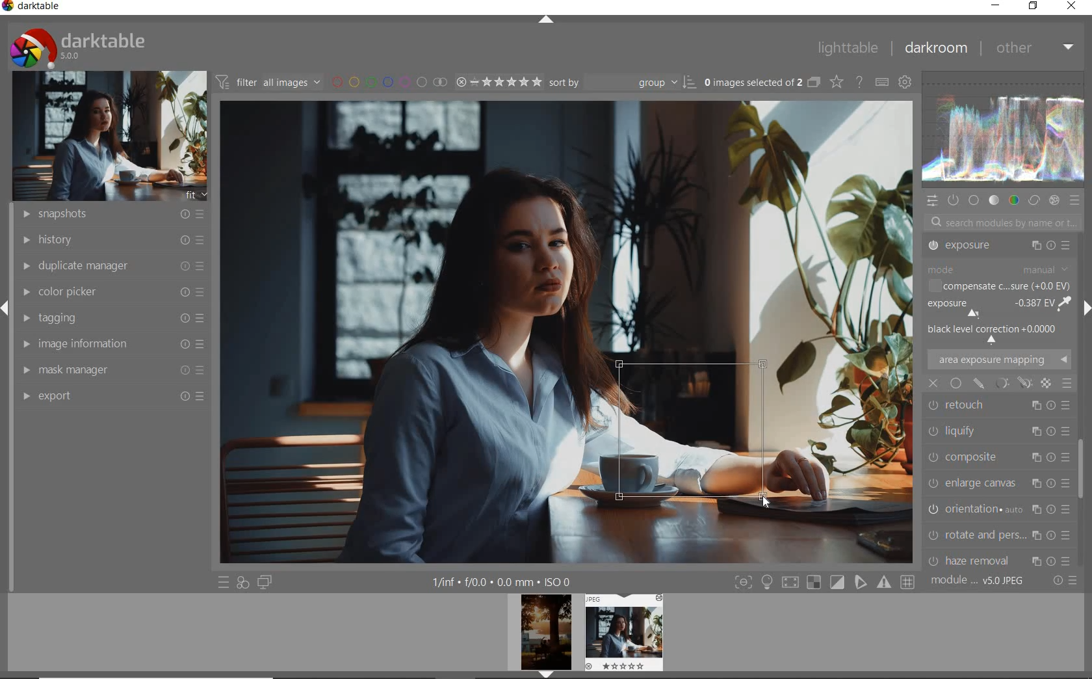 The image size is (1092, 679). What do you see at coordinates (1076, 201) in the screenshot?
I see `PRESET` at bounding box center [1076, 201].